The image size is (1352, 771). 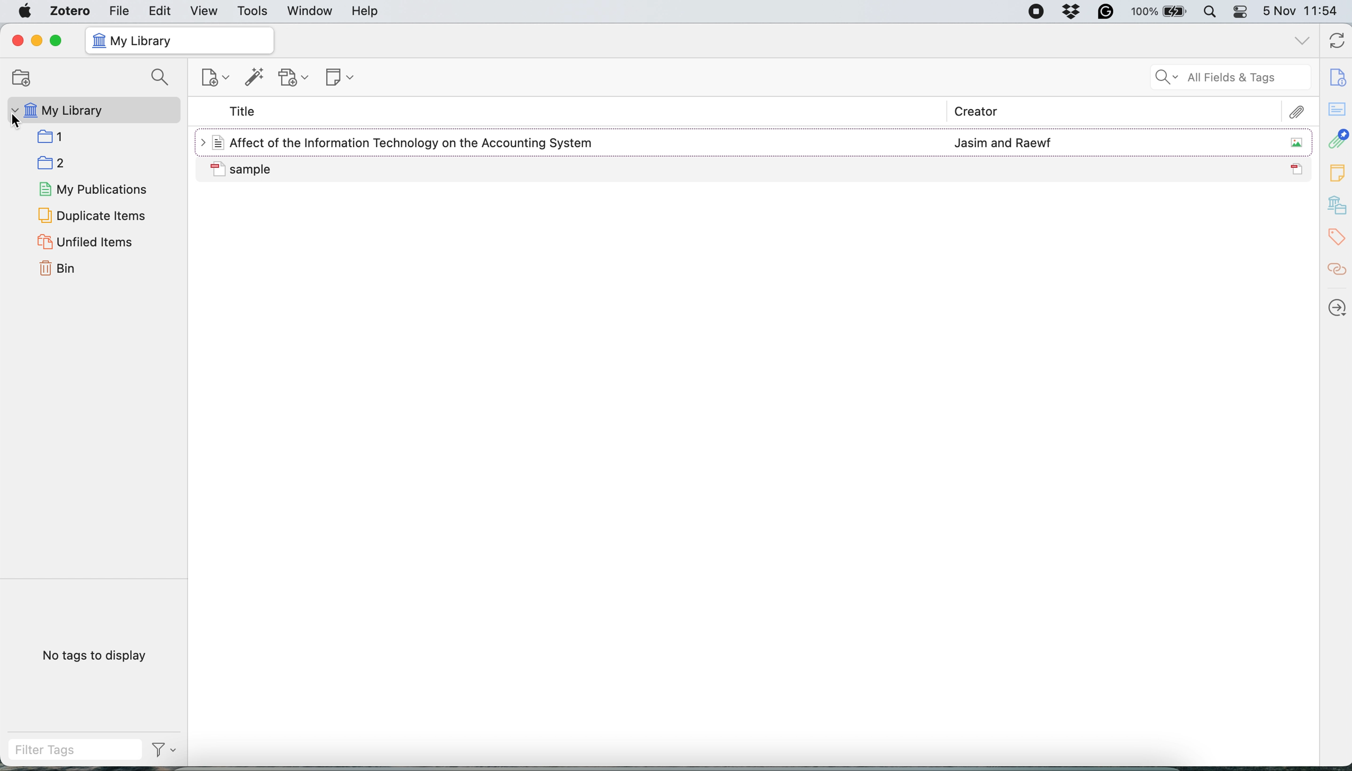 What do you see at coordinates (117, 12) in the screenshot?
I see `file` at bounding box center [117, 12].